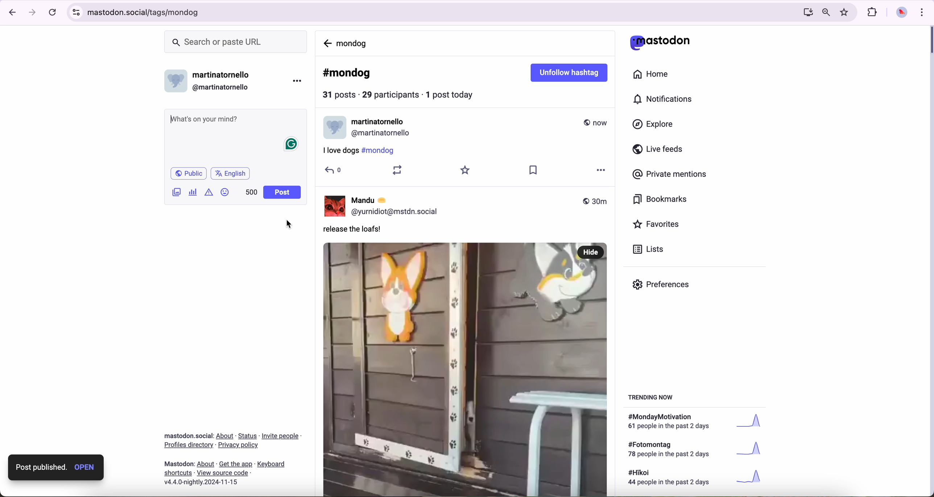 The image size is (934, 497). I want to click on reply, so click(334, 480).